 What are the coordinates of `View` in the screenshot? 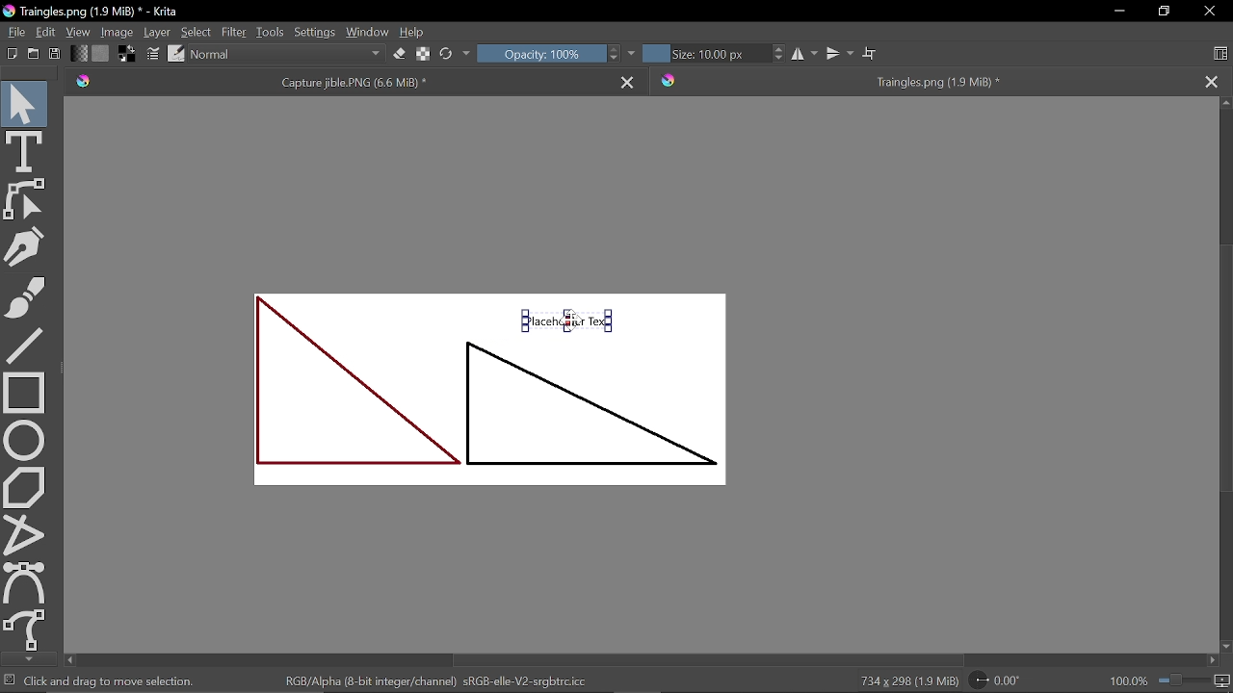 It's located at (79, 31).